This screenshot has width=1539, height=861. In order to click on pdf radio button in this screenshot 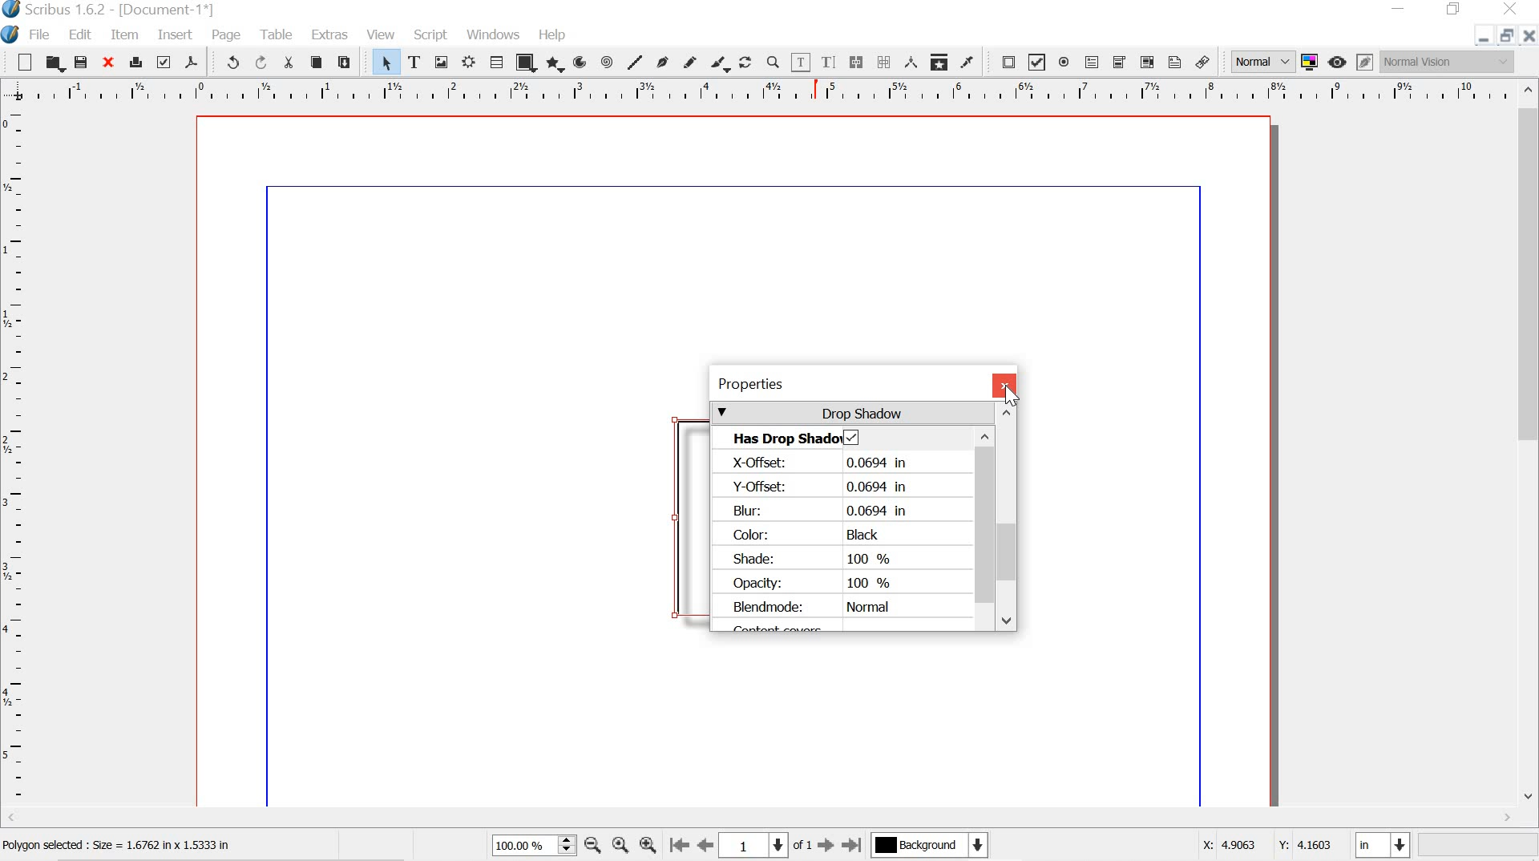, I will do `click(1064, 64)`.